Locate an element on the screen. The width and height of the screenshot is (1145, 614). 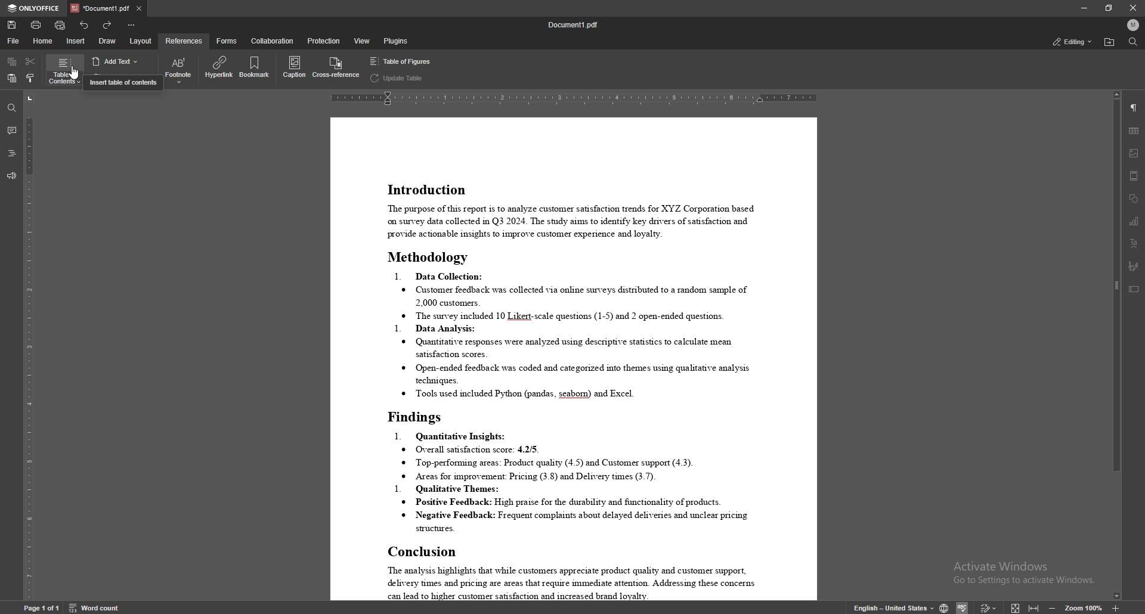
table of contents is located at coordinates (64, 70).